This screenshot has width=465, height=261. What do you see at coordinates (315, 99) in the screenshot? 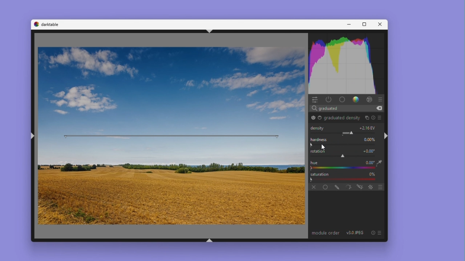
I see `Quick access` at bounding box center [315, 99].